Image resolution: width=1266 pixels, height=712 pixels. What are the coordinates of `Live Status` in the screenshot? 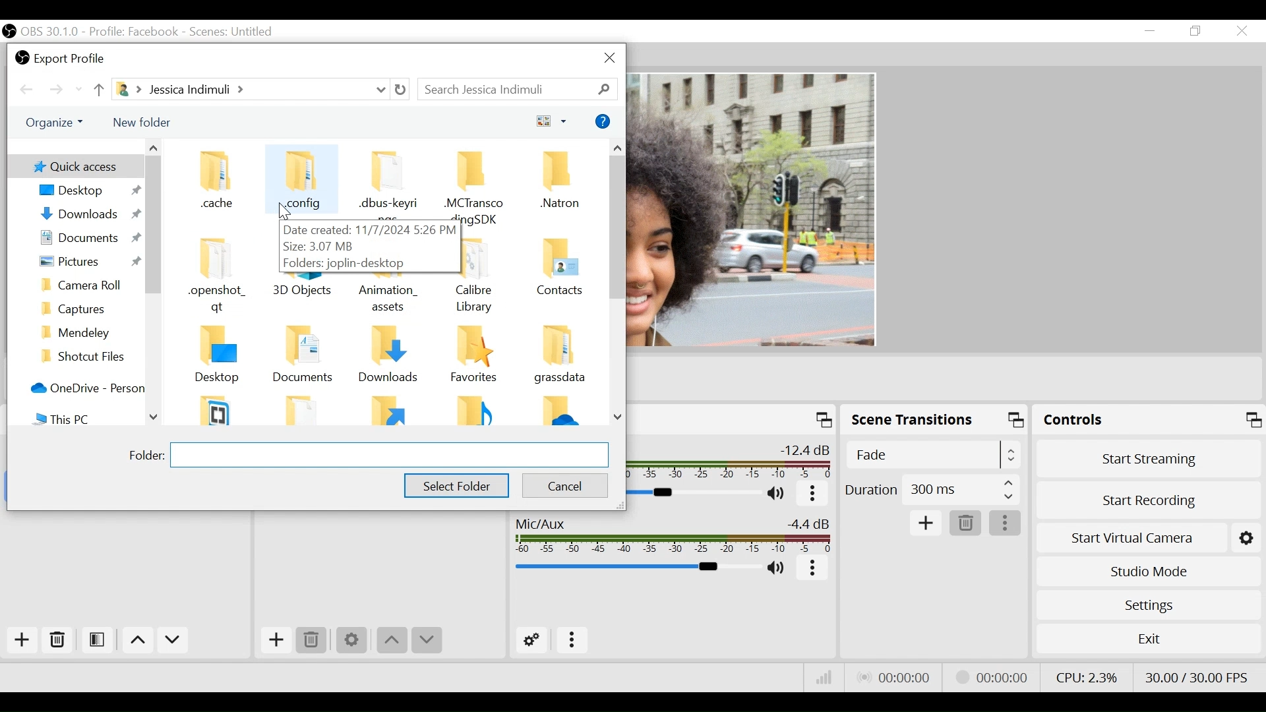 It's located at (897, 679).